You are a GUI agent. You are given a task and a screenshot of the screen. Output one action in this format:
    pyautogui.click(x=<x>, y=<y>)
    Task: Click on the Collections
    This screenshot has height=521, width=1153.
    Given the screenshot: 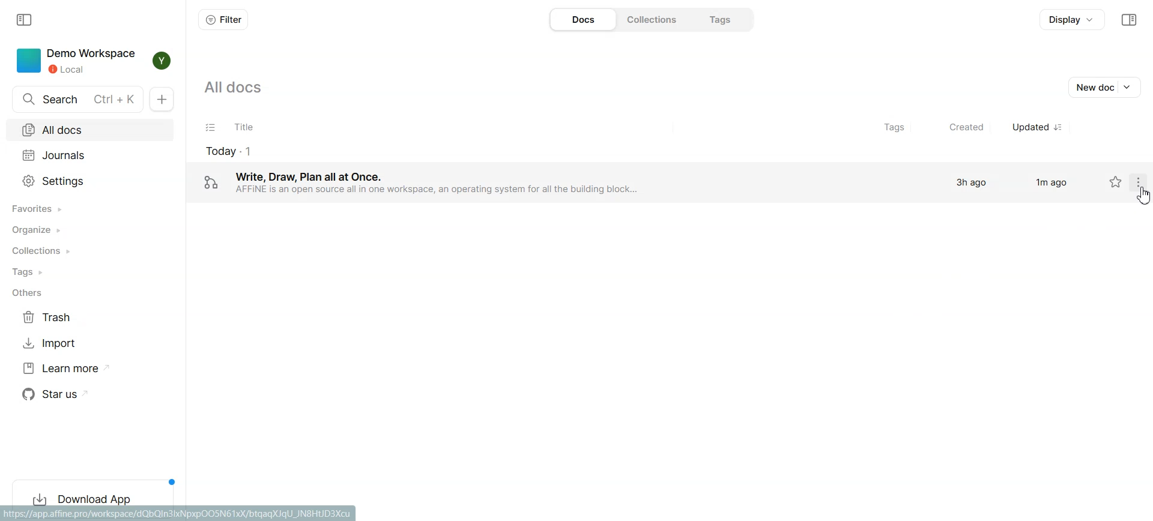 What is the action you would take?
    pyautogui.click(x=90, y=251)
    